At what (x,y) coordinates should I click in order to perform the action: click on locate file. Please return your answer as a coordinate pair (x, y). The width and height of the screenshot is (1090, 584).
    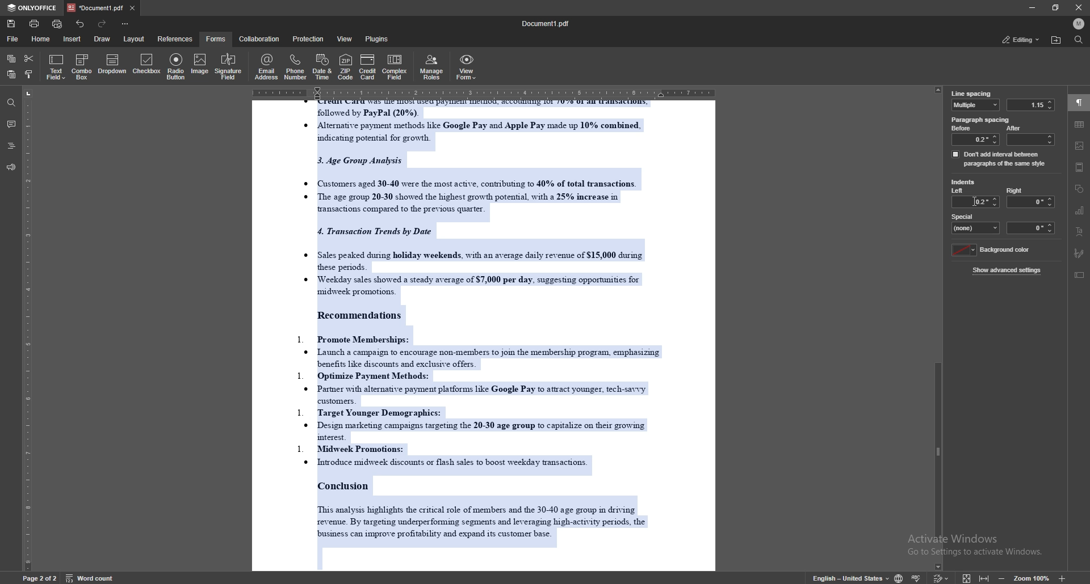
    Looking at the image, I should click on (1056, 40).